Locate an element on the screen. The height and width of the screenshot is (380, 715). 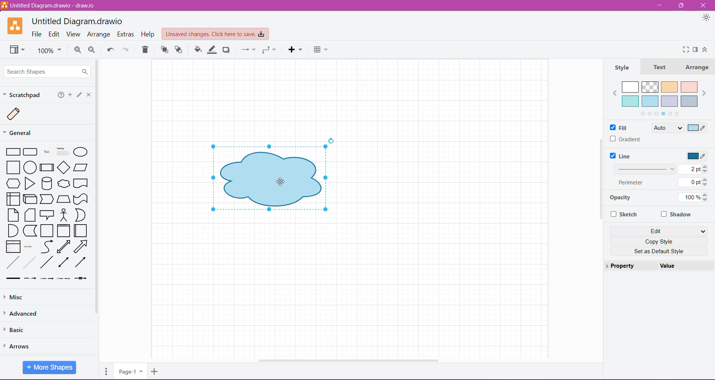
100% is located at coordinates (50, 51).